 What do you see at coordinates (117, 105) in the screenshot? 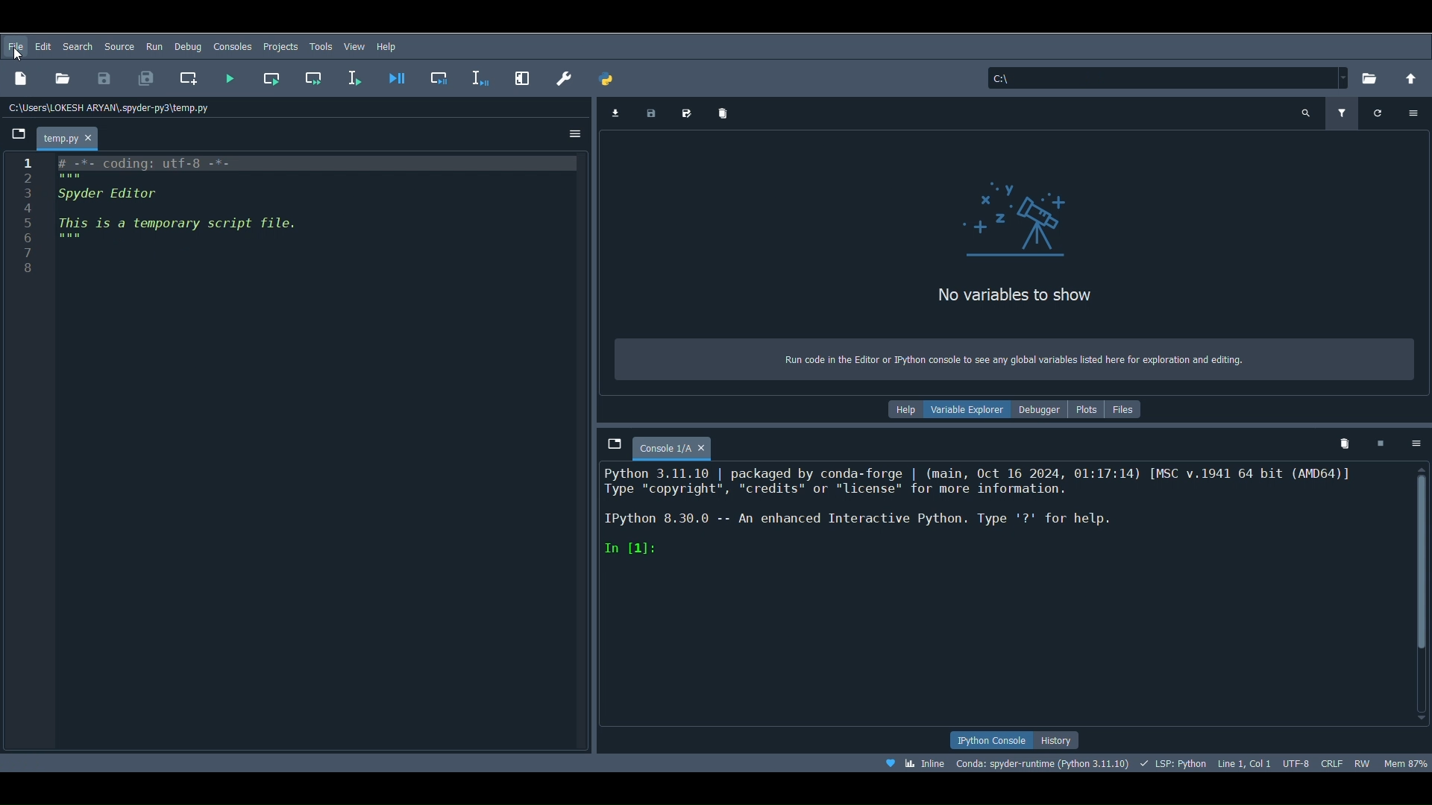
I see `File path` at bounding box center [117, 105].